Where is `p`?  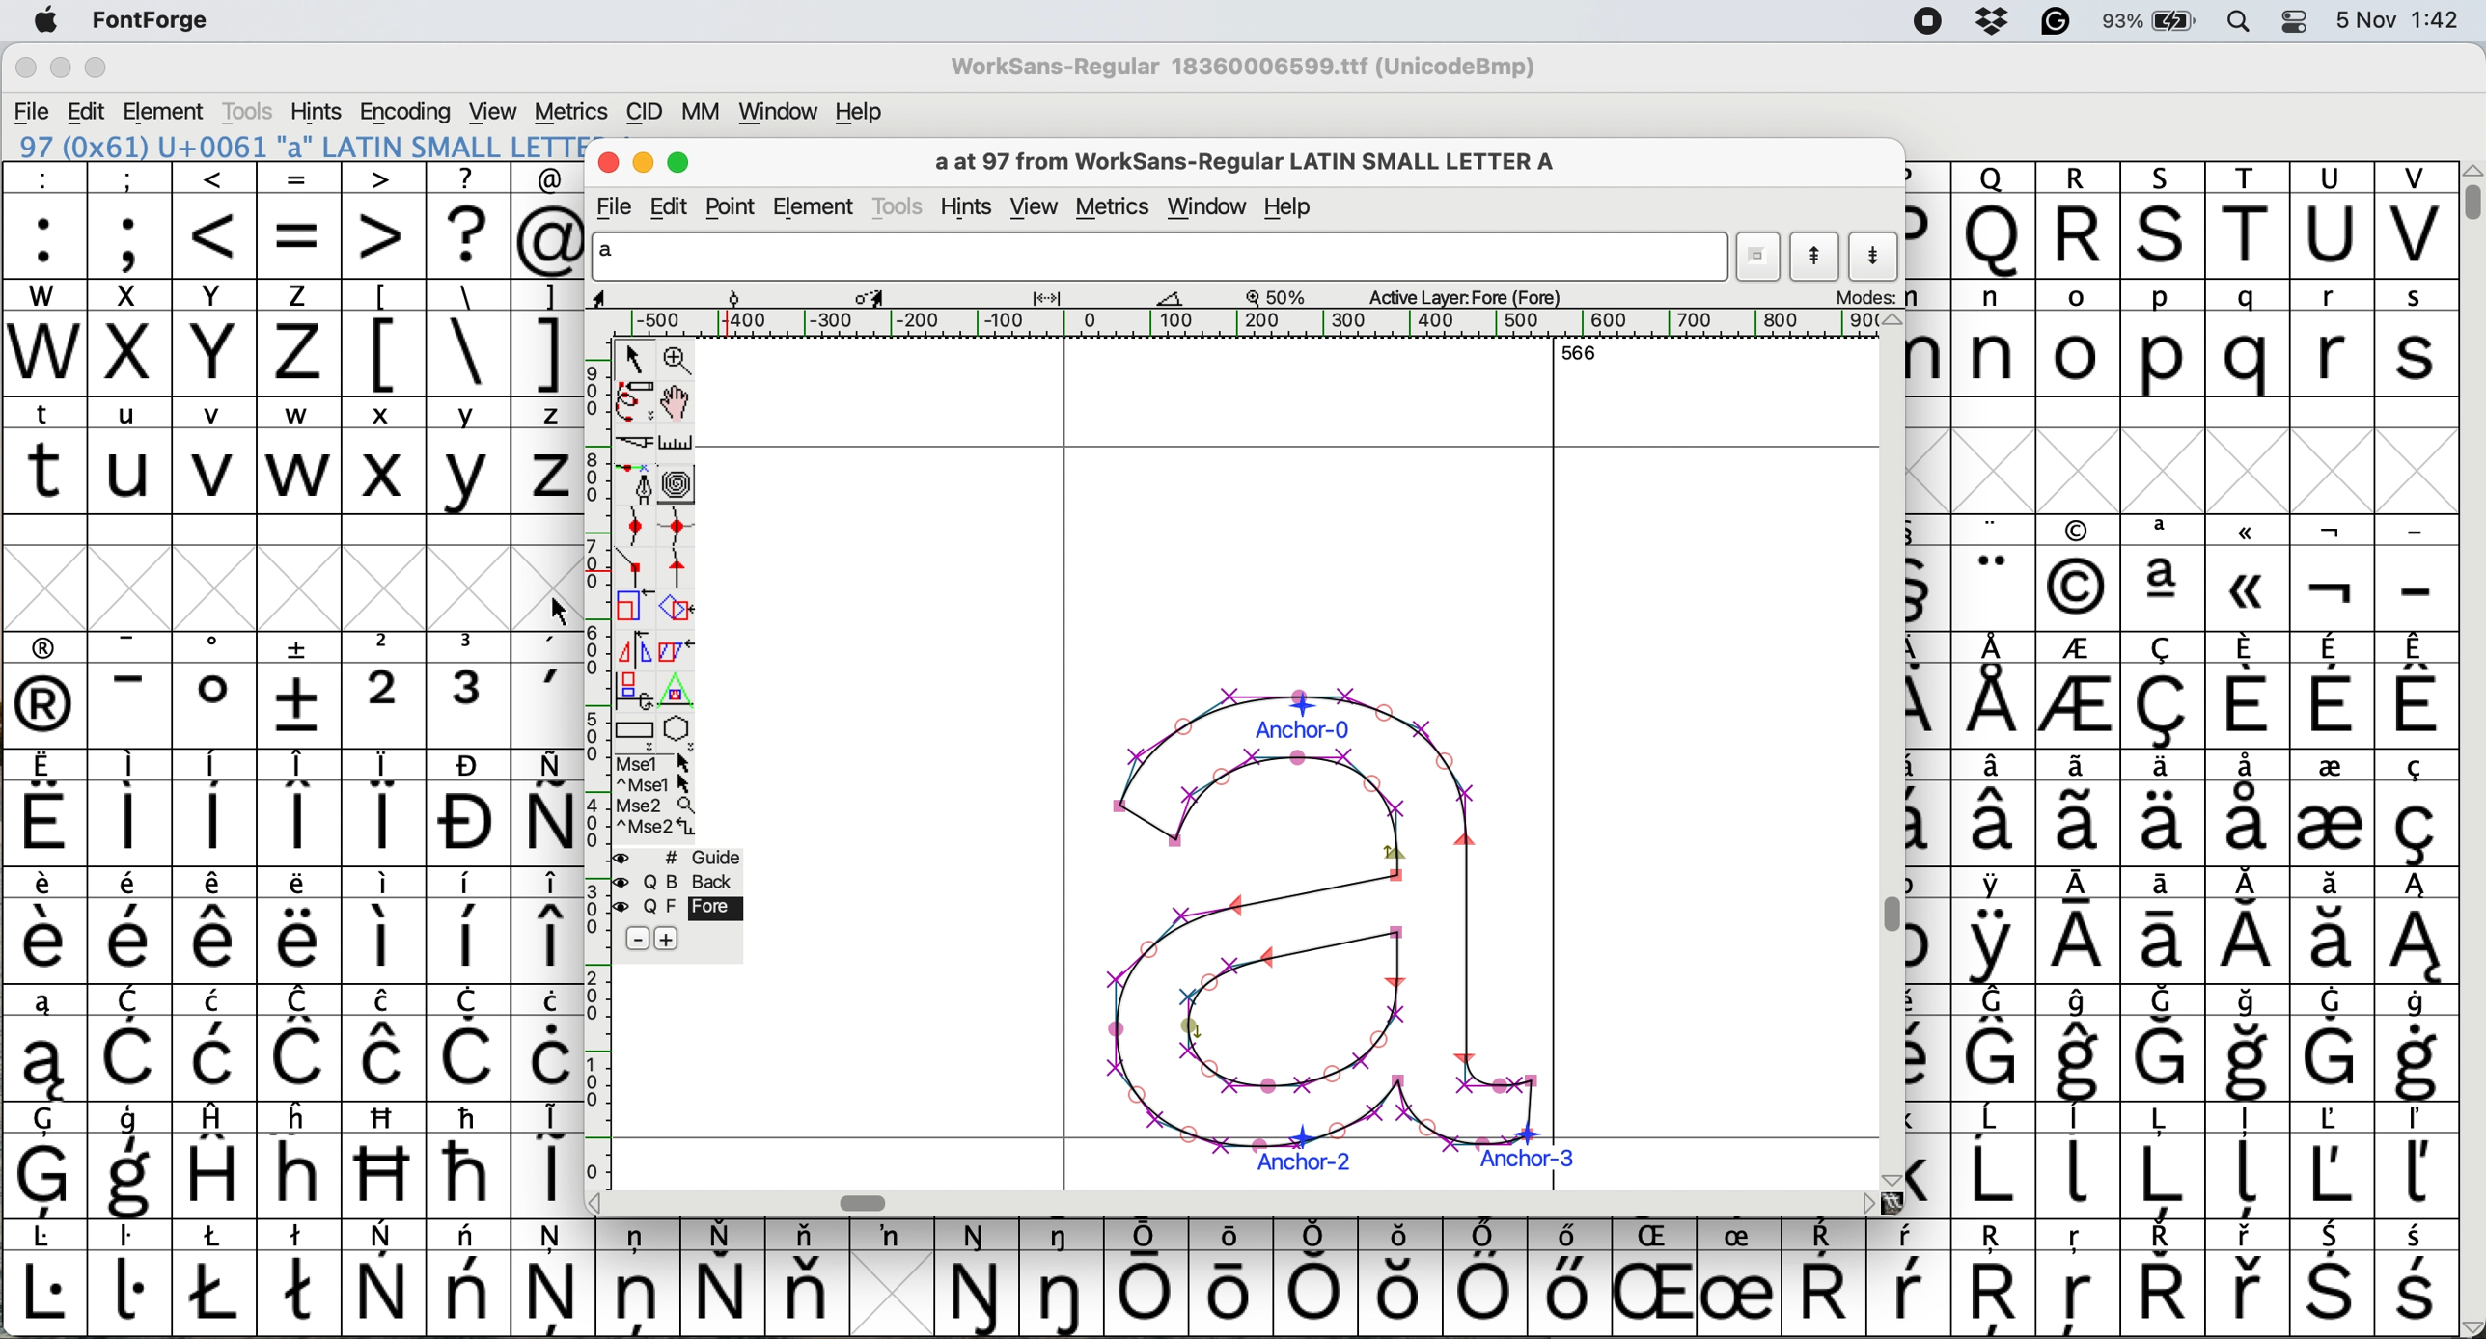 p is located at coordinates (2164, 342).